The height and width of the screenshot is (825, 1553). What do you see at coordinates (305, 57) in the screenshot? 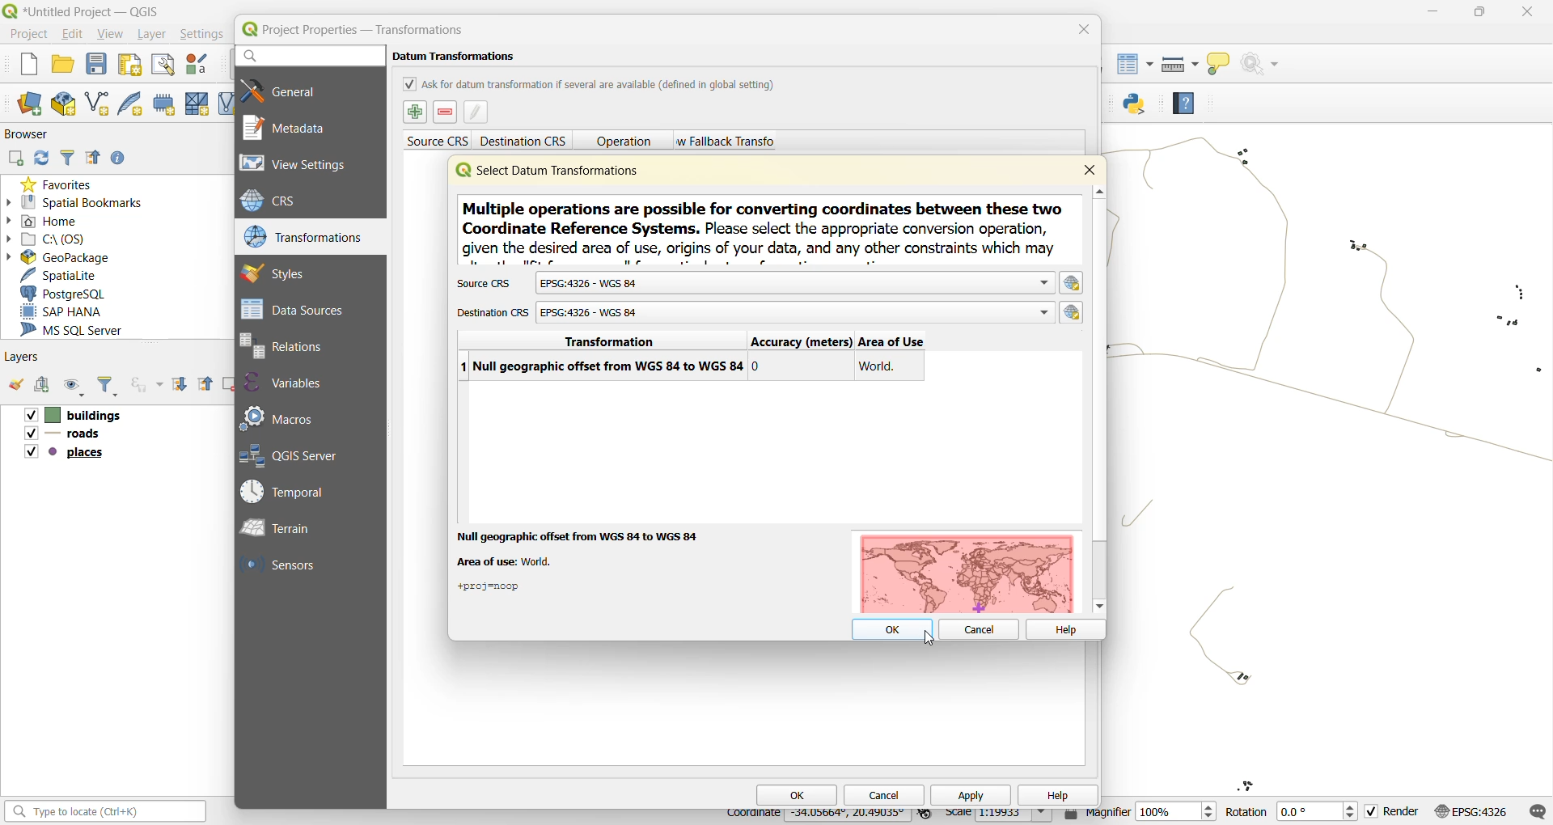
I see `search` at bounding box center [305, 57].